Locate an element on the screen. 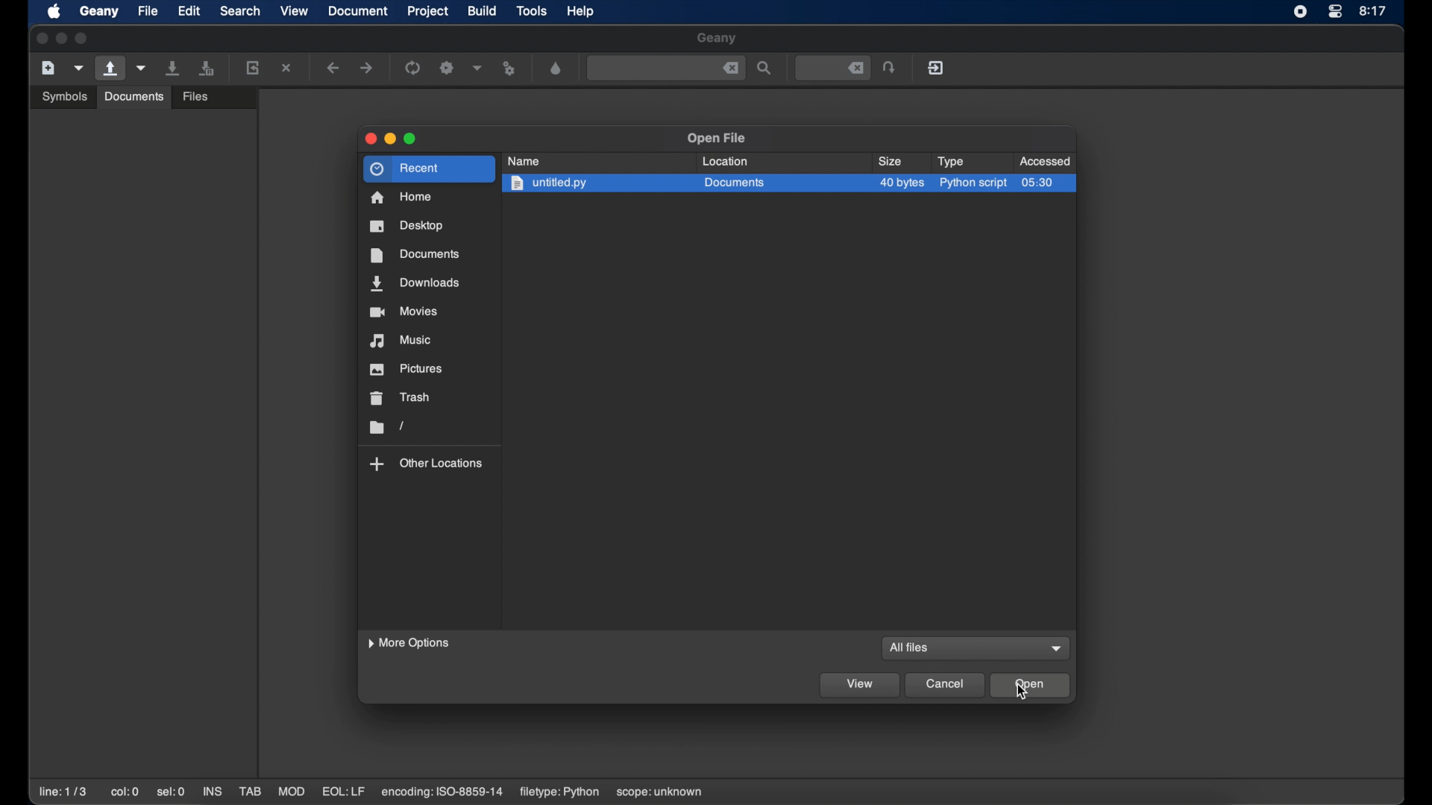 The height and width of the screenshot is (805, 1432). more options is located at coordinates (408, 643).